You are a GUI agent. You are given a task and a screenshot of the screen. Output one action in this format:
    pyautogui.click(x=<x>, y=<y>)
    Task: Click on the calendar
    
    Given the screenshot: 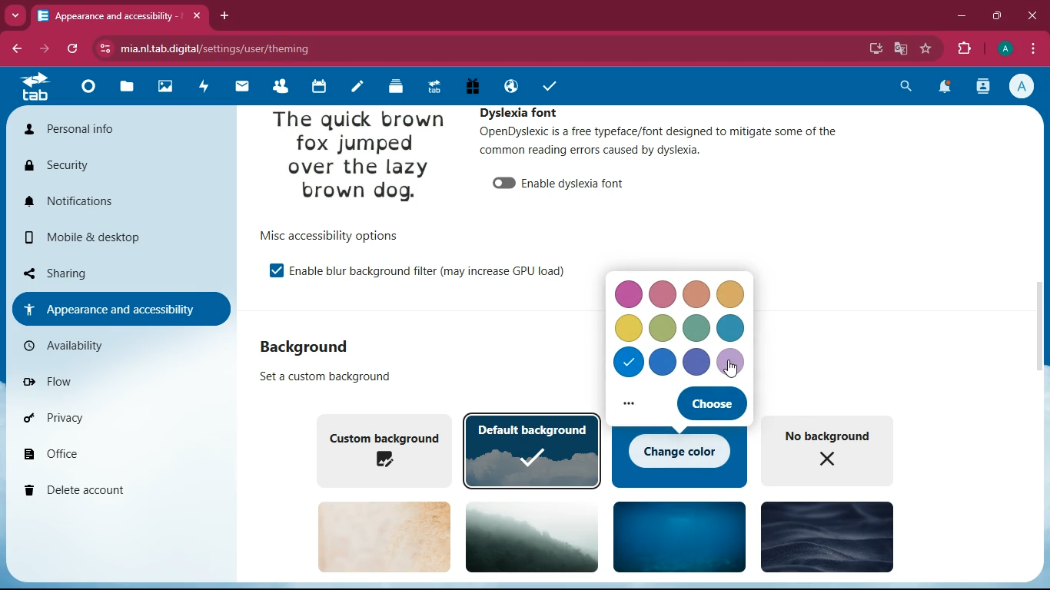 What is the action you would take?
    pyautogui.click(x=317, y=87)
    